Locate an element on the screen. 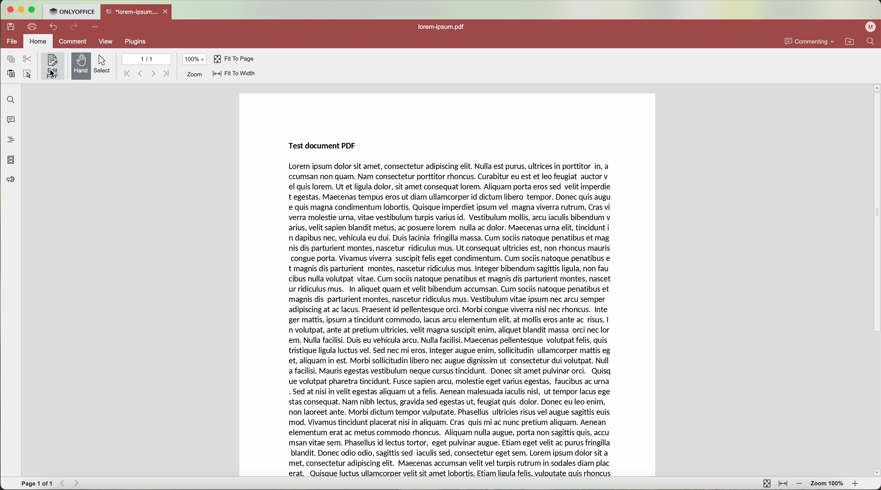 The height and width of the screenshot is (490, 881). home is located at coordinates (39, 41).